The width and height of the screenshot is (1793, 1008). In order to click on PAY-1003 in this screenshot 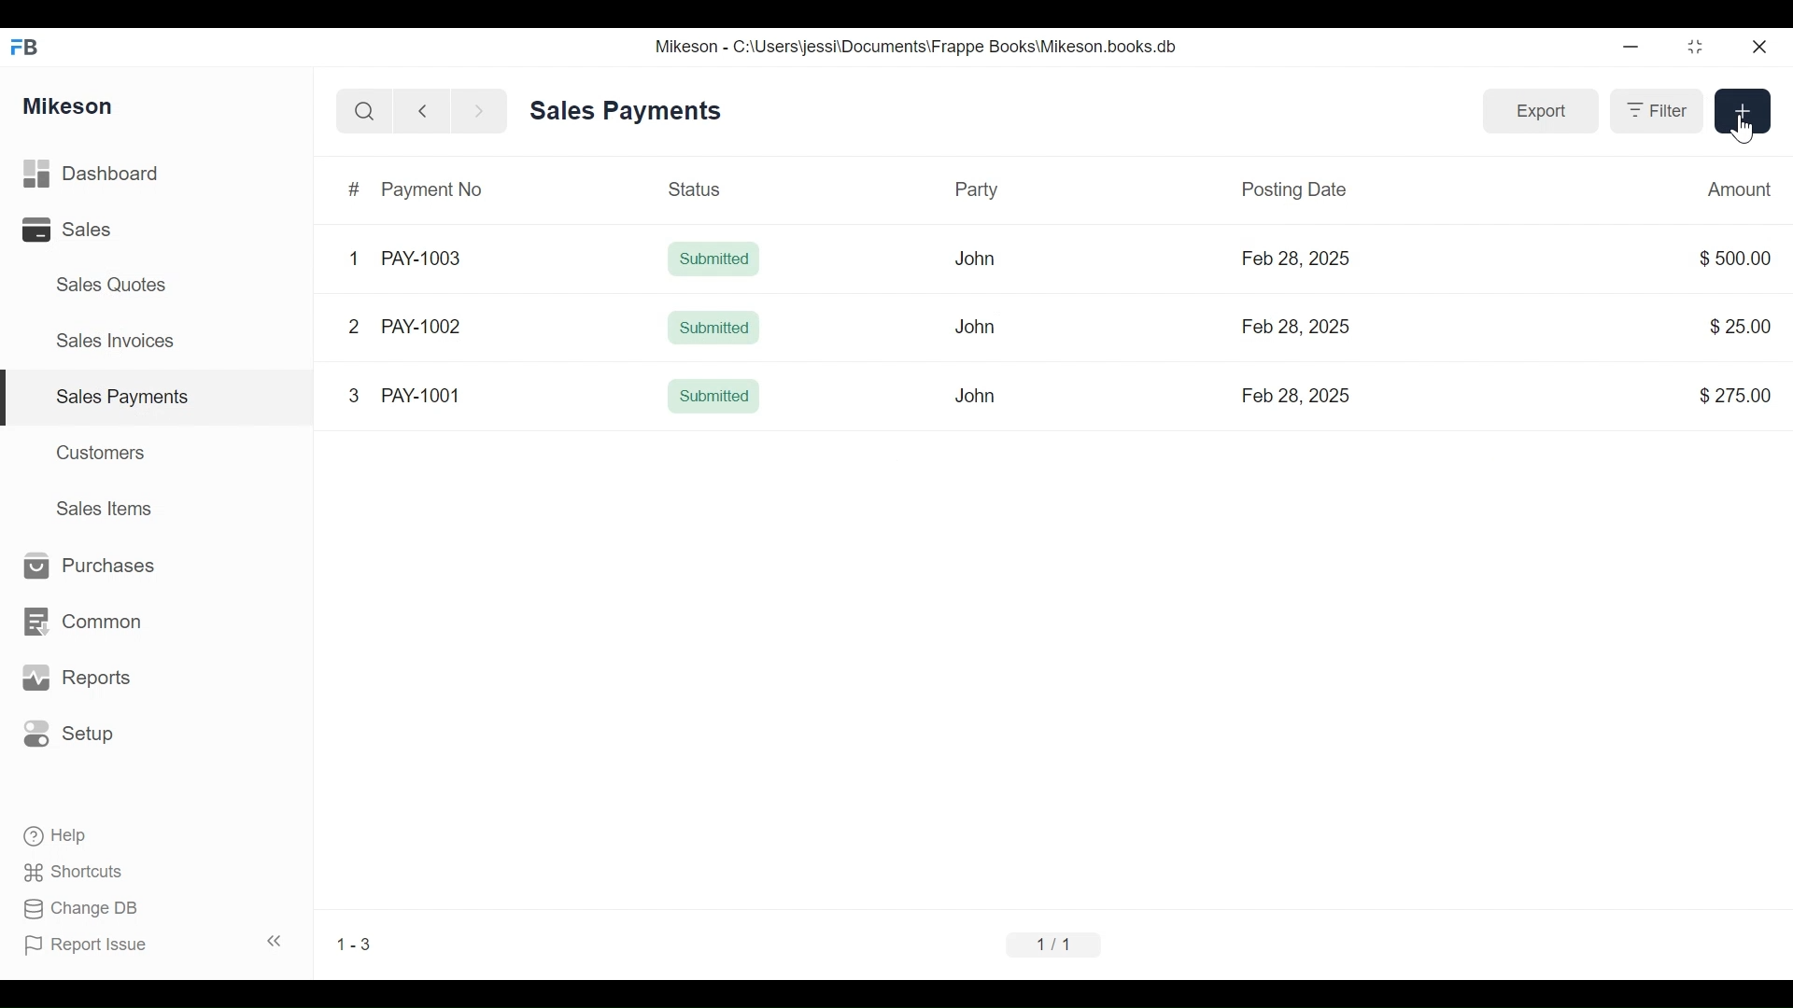, I will do `click(420, 259)`.